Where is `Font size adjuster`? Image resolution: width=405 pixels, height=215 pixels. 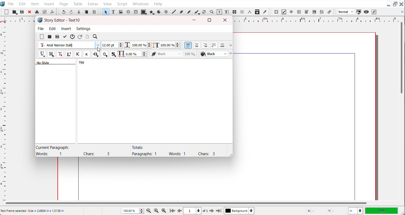 Font size adjuster is located at coordinates (112, 45).